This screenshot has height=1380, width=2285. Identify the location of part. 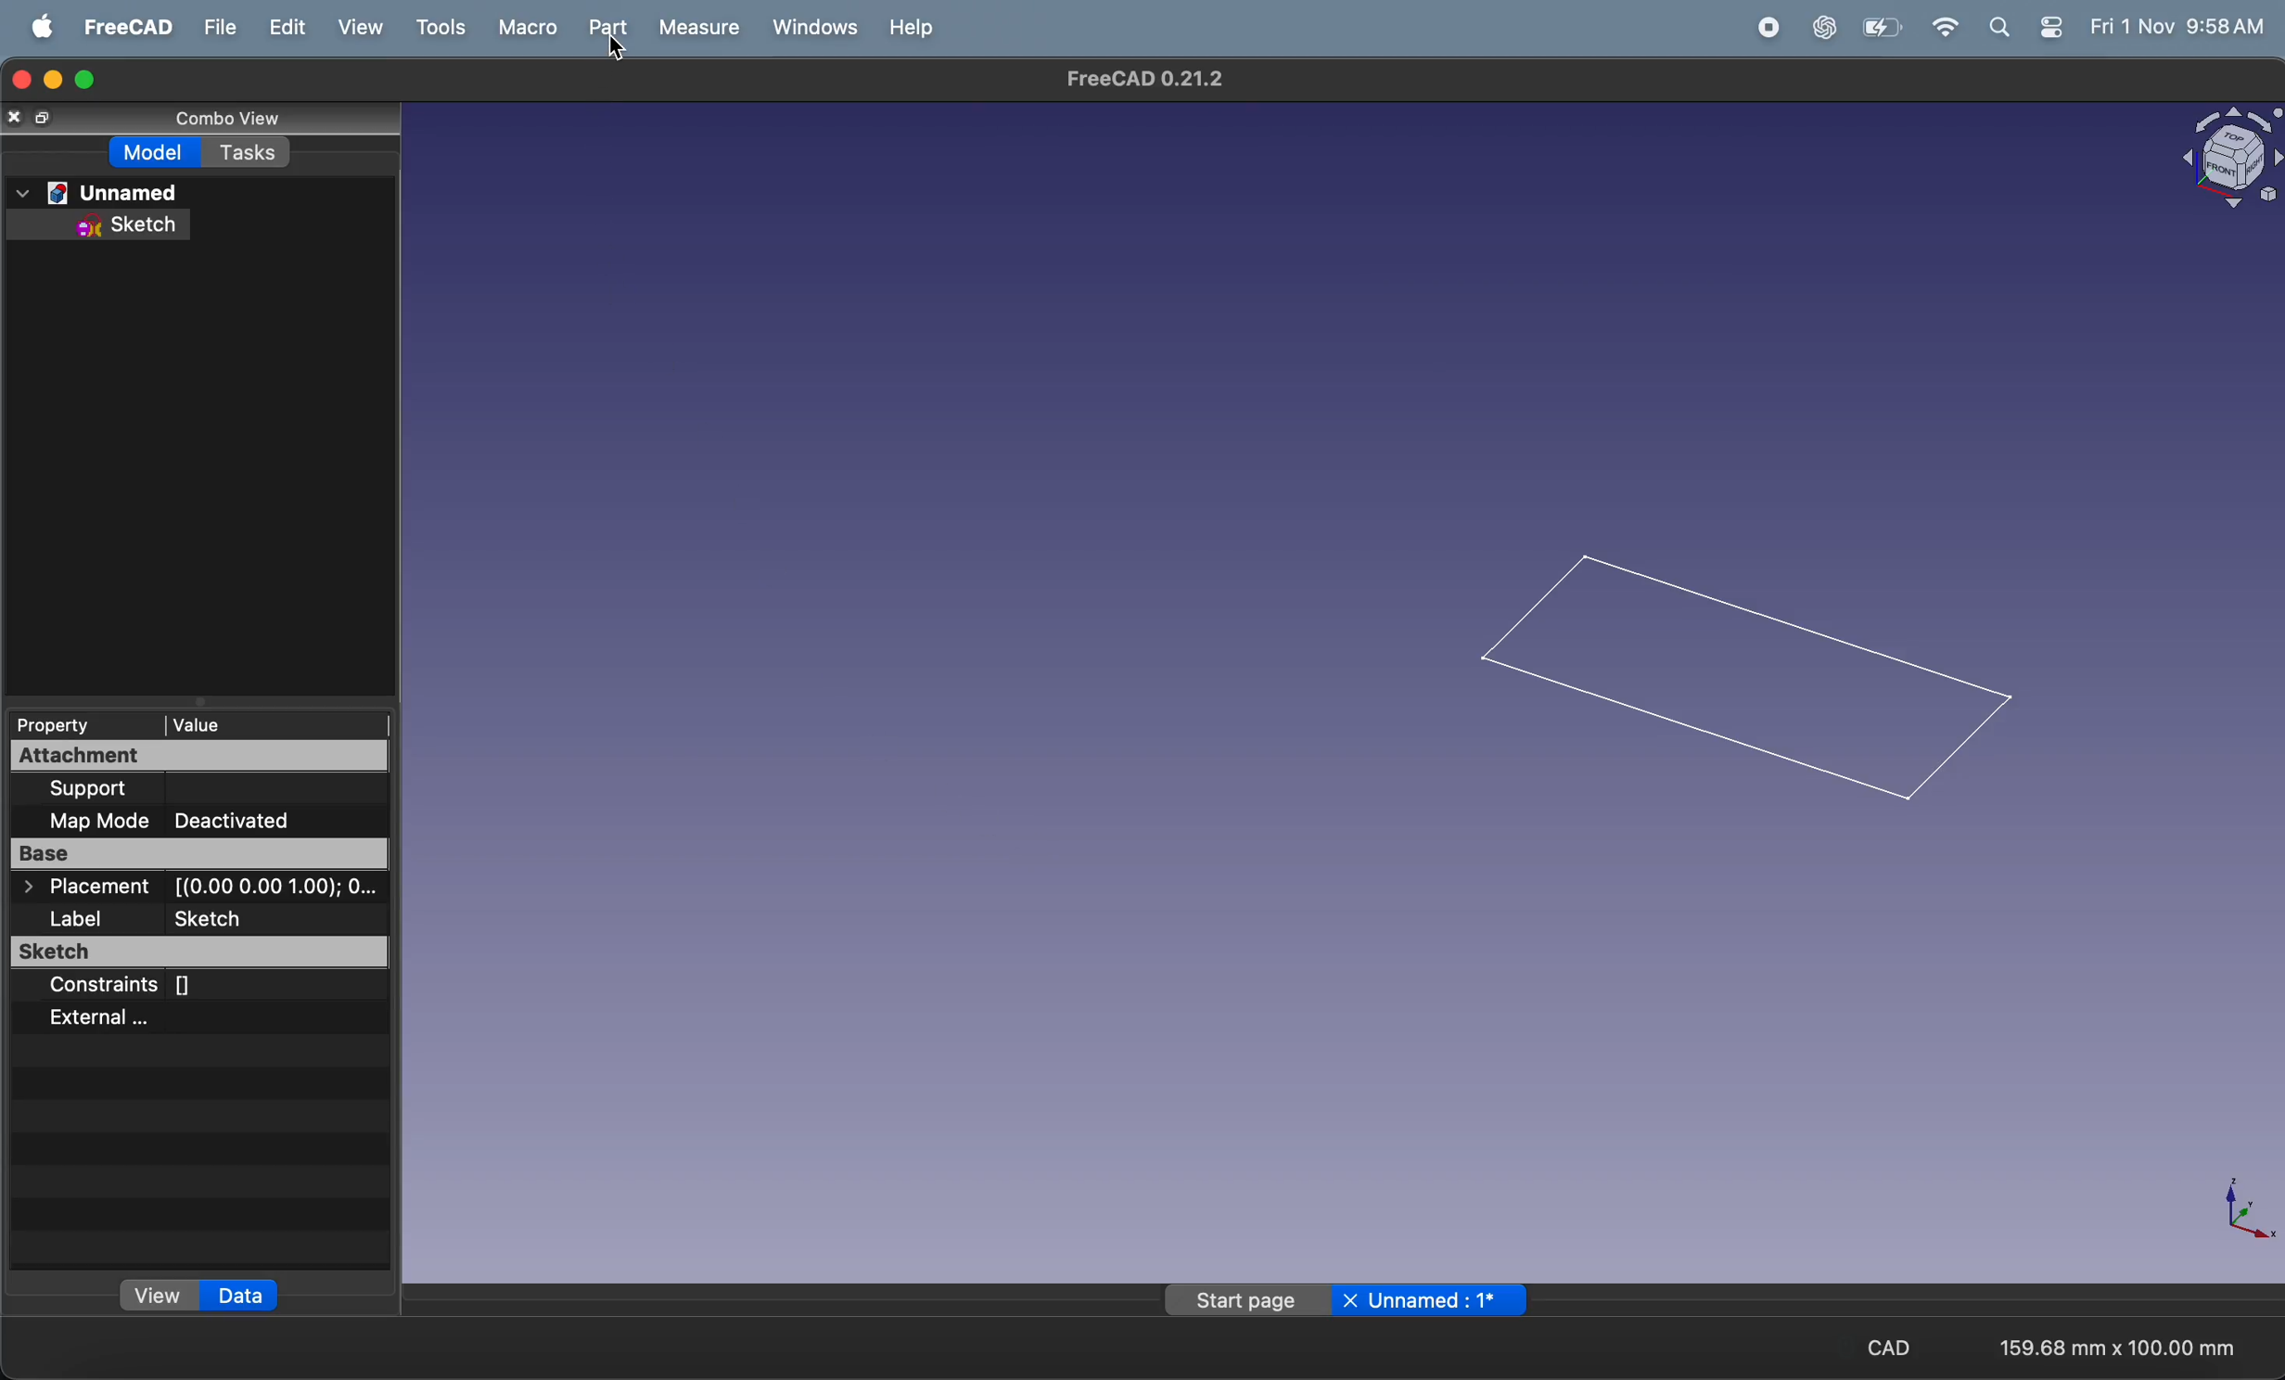
(602, 31).